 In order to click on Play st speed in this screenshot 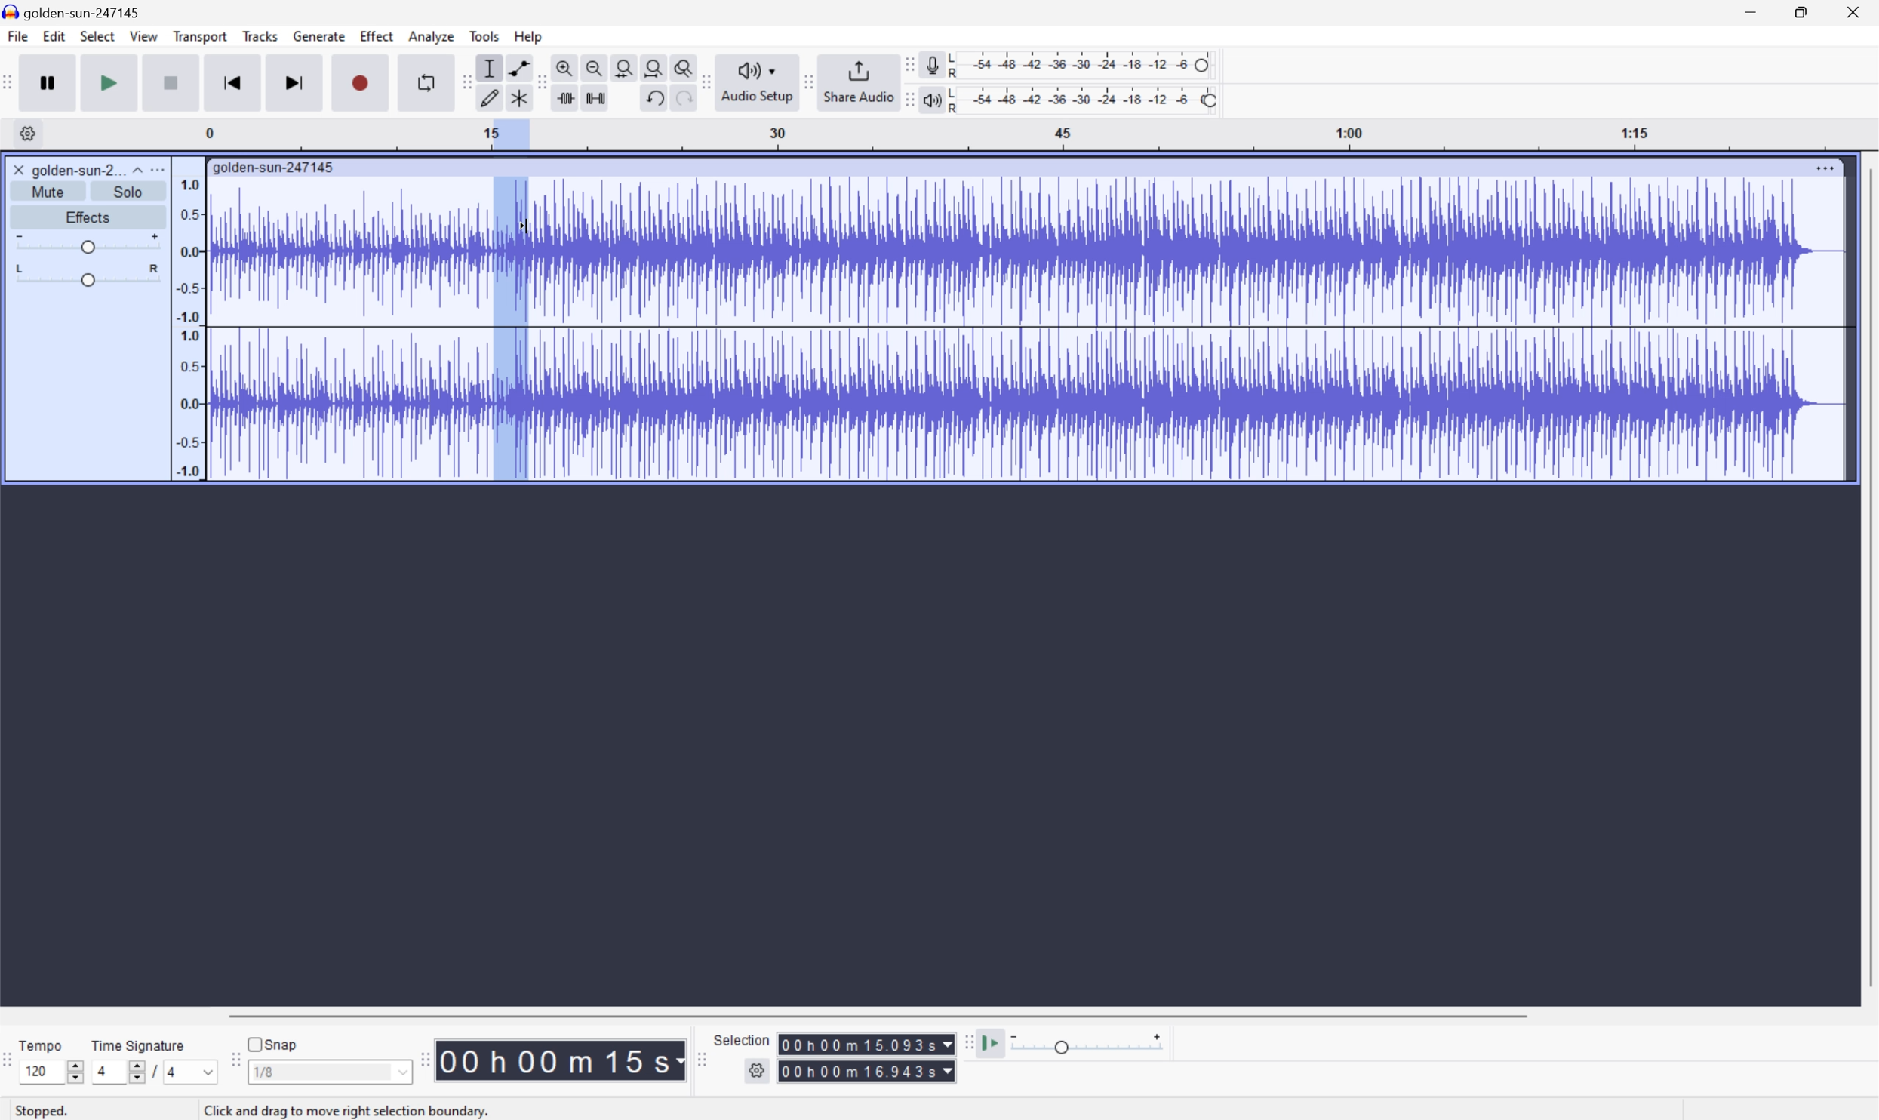, I will do `click(992, 1044)`.